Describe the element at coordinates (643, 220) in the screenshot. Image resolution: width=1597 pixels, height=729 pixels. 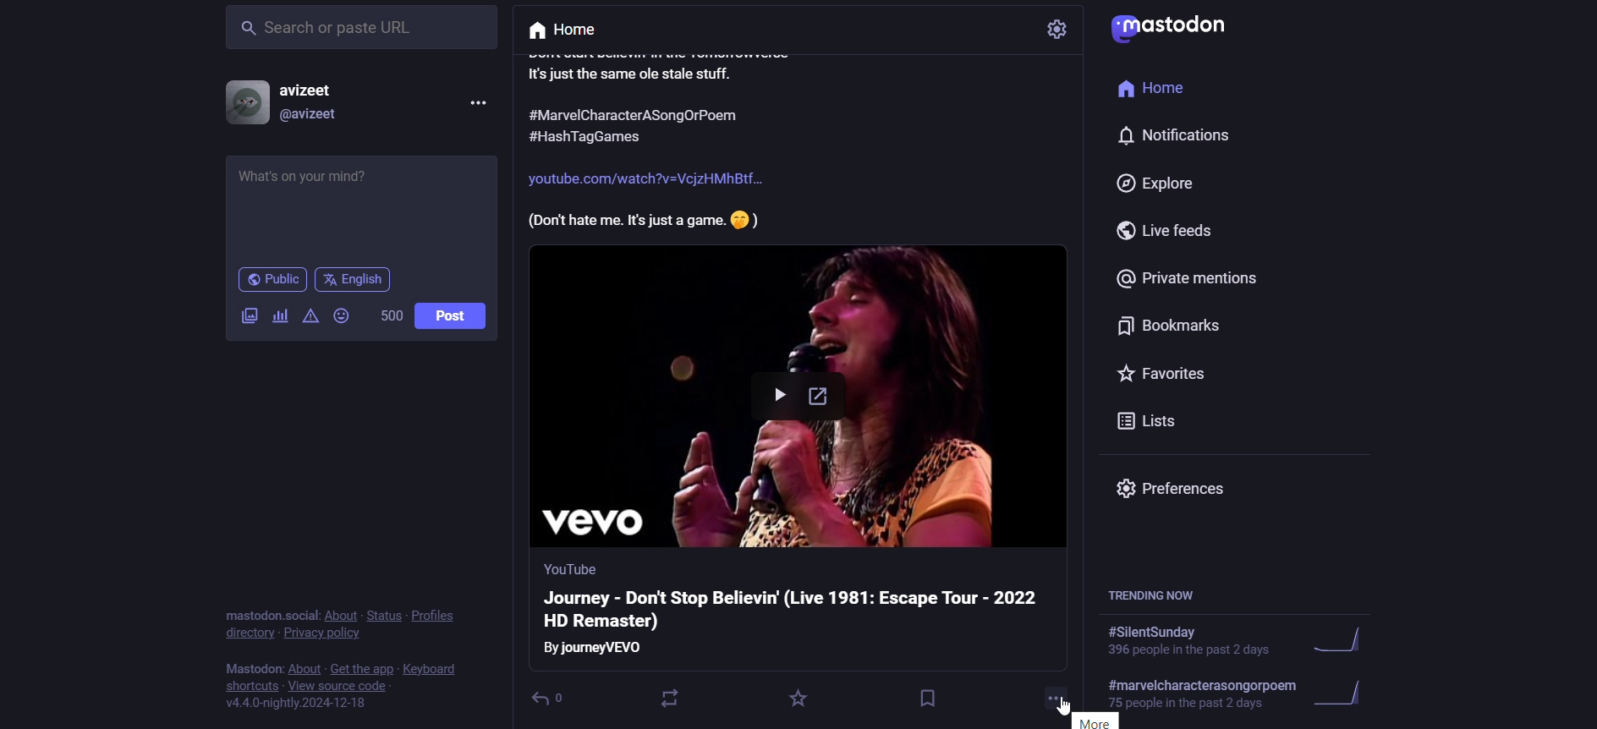
I see `` at that location.